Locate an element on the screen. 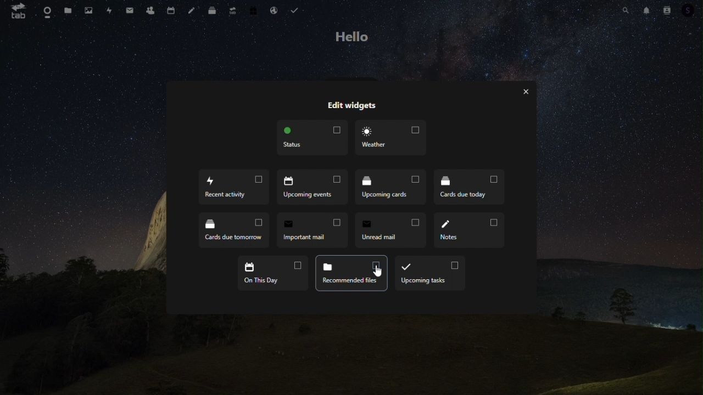 Image resolution: width=703 pixels, height=395 pixels. notifications is located at coordinates (647, 11).